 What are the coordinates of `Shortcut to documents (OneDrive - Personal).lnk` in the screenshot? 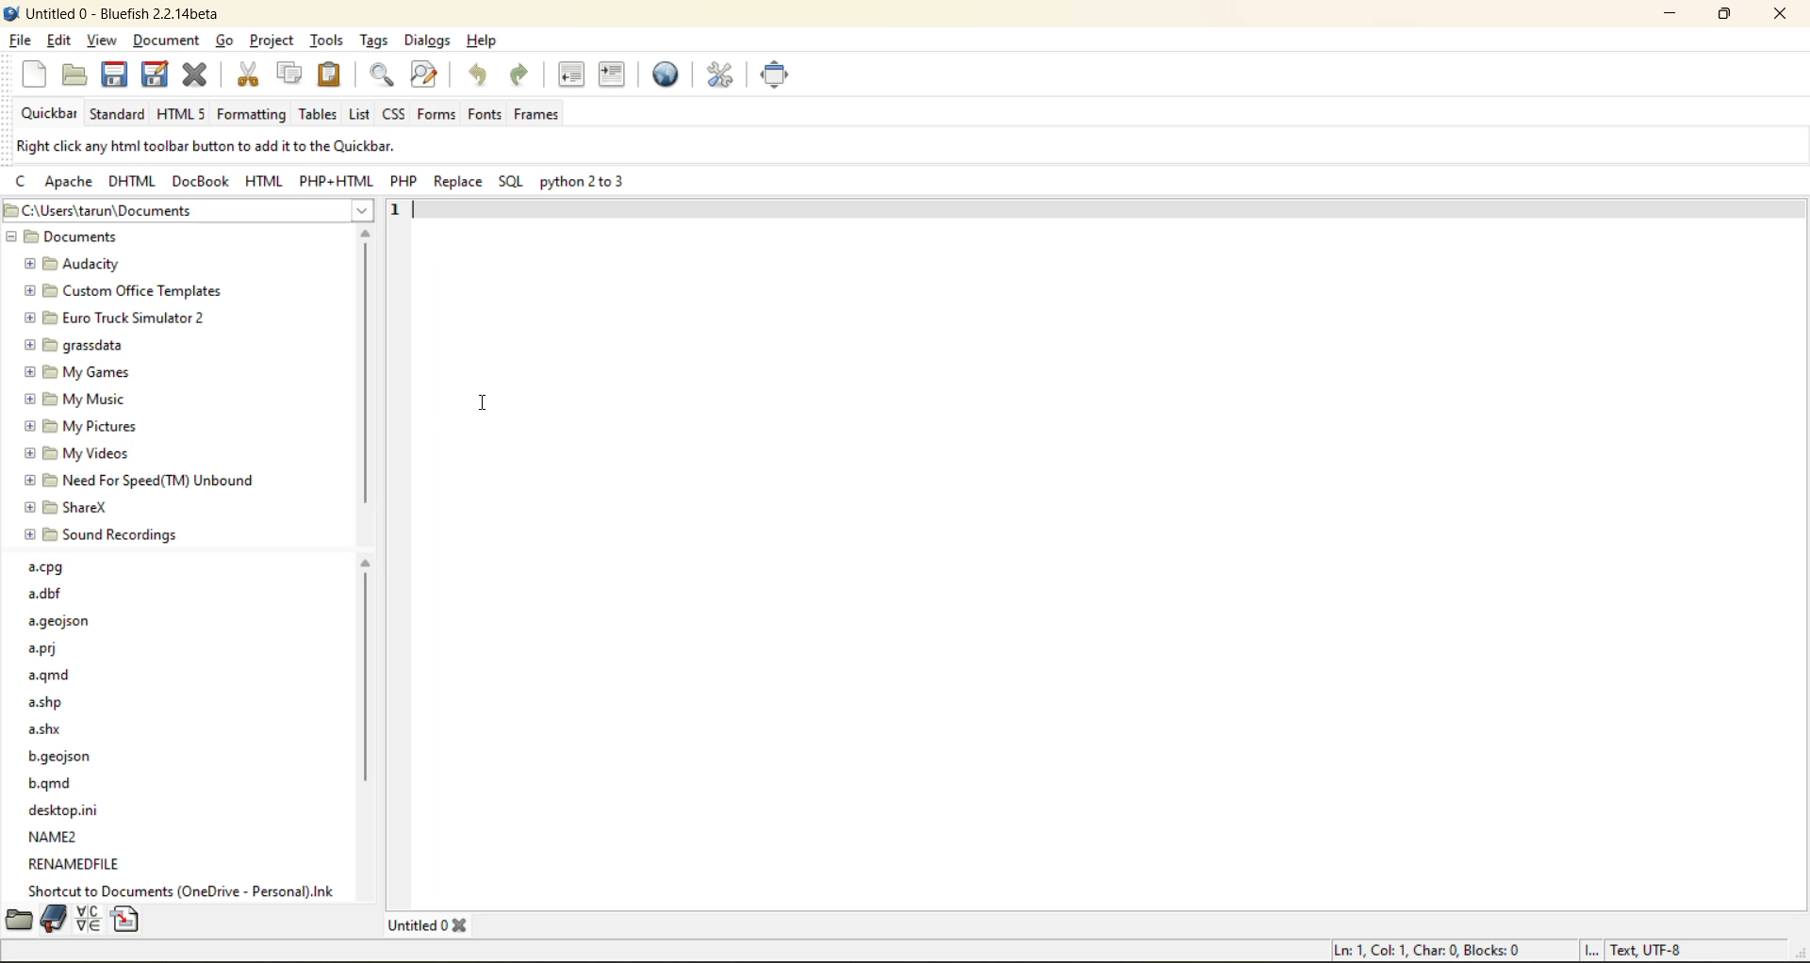 It's located at (185, 890).